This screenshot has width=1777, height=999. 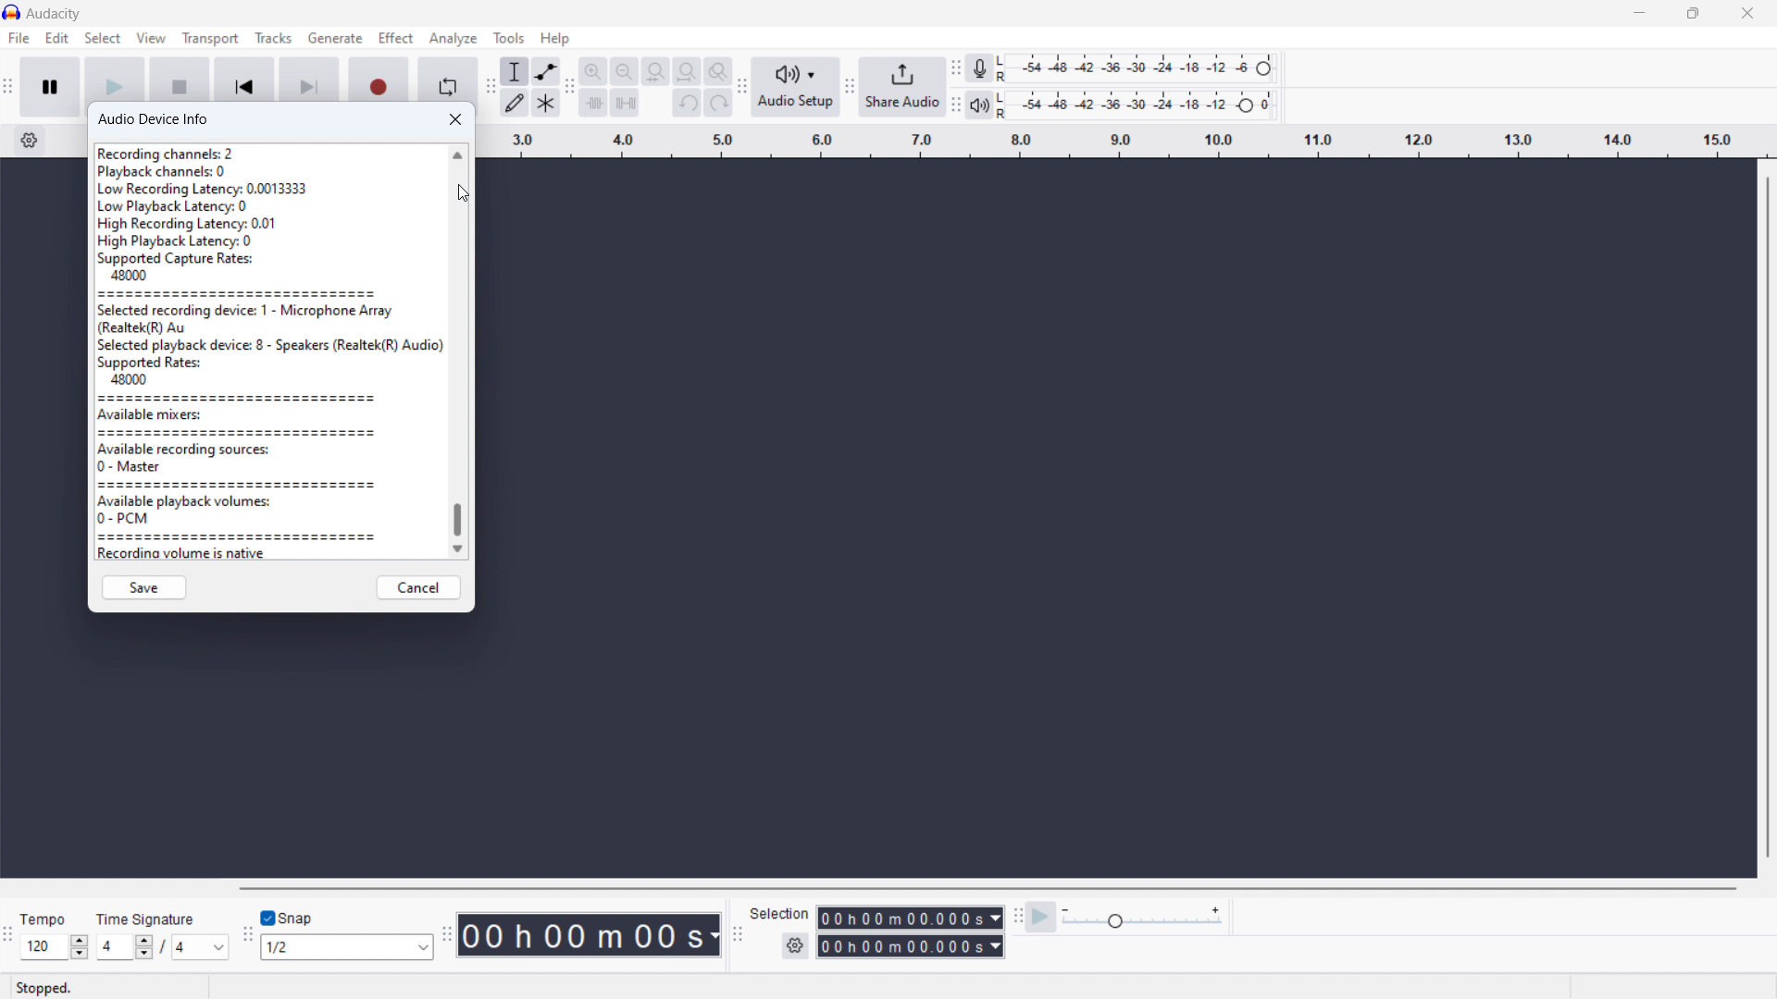 I want to click on title, so click(x=55, y=14).